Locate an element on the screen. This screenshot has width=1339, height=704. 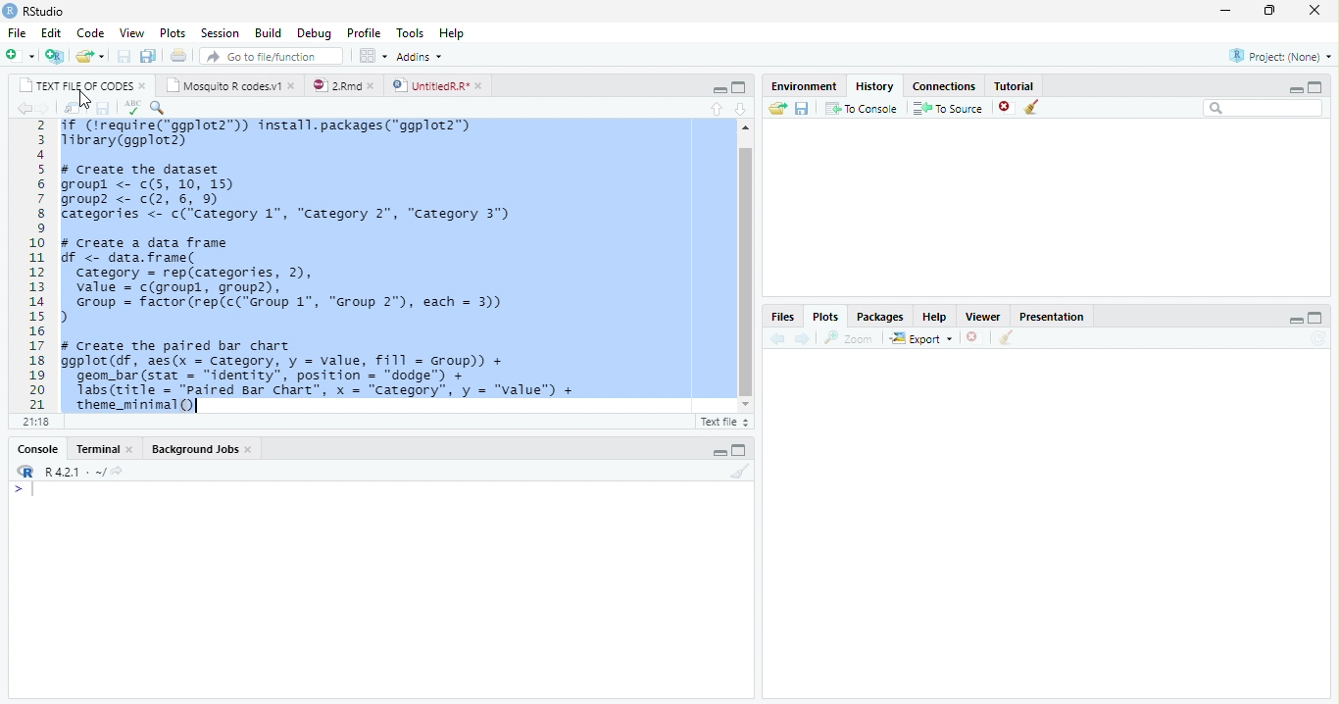
close is located at coordinates (143, 87).